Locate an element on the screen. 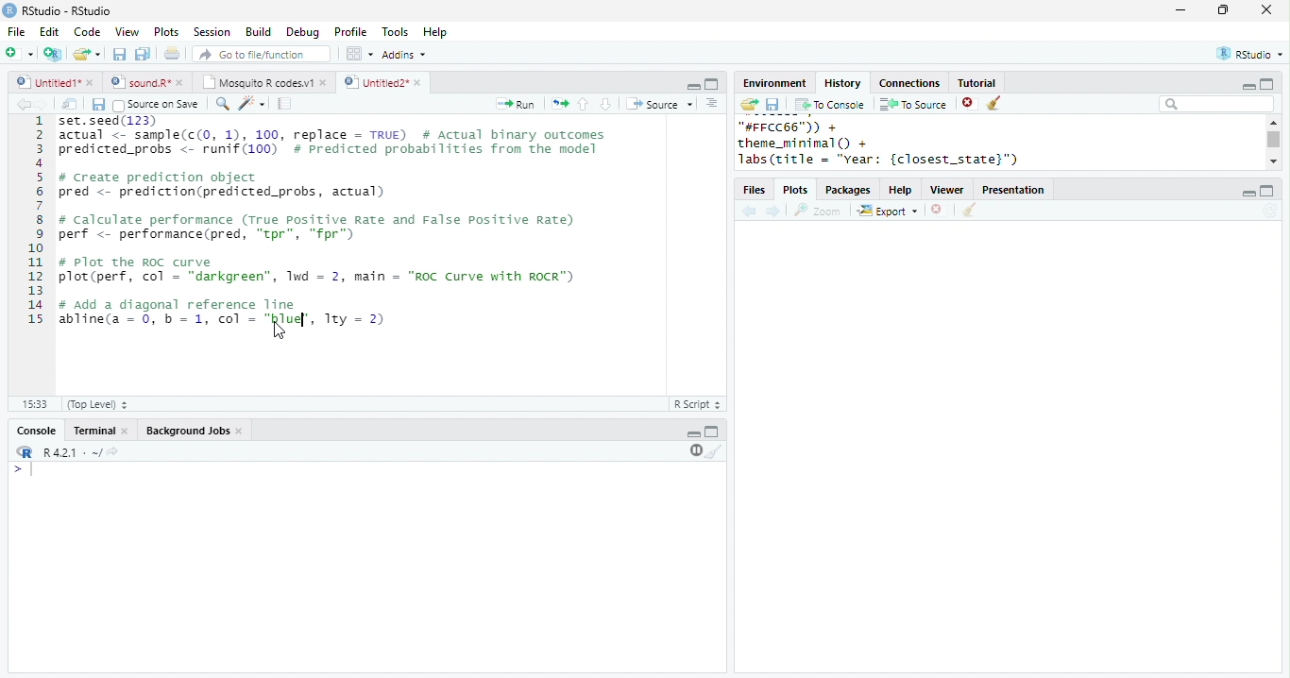  help is located at coordinates (901, 191).